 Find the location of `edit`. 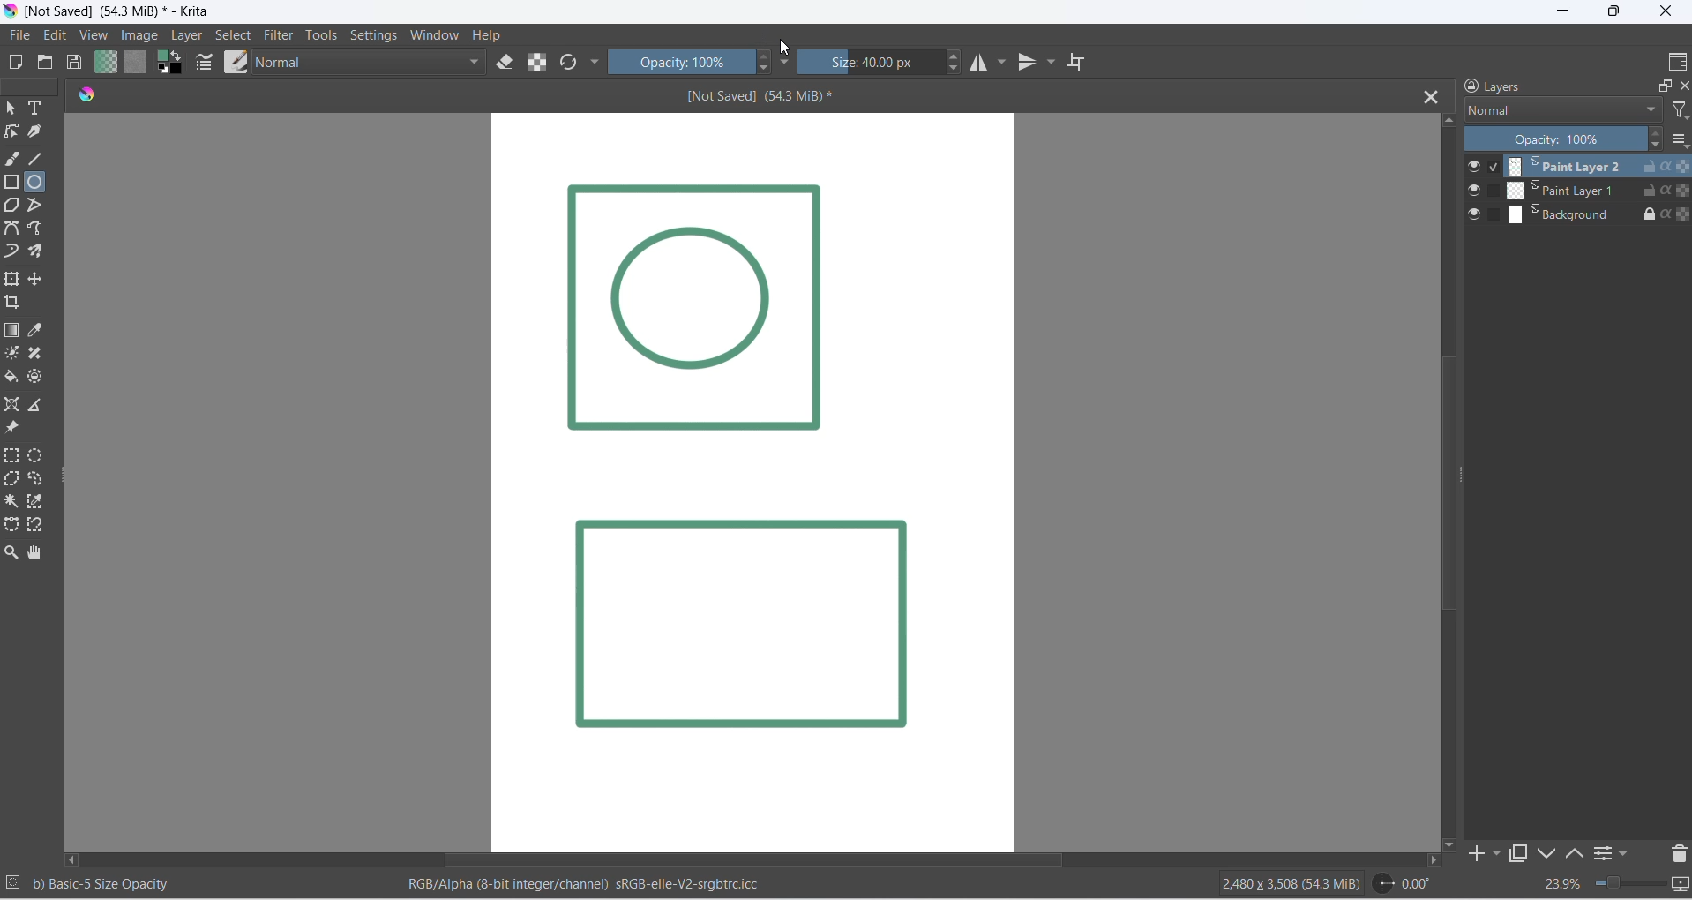

edit is located at coordinates (54, 36).